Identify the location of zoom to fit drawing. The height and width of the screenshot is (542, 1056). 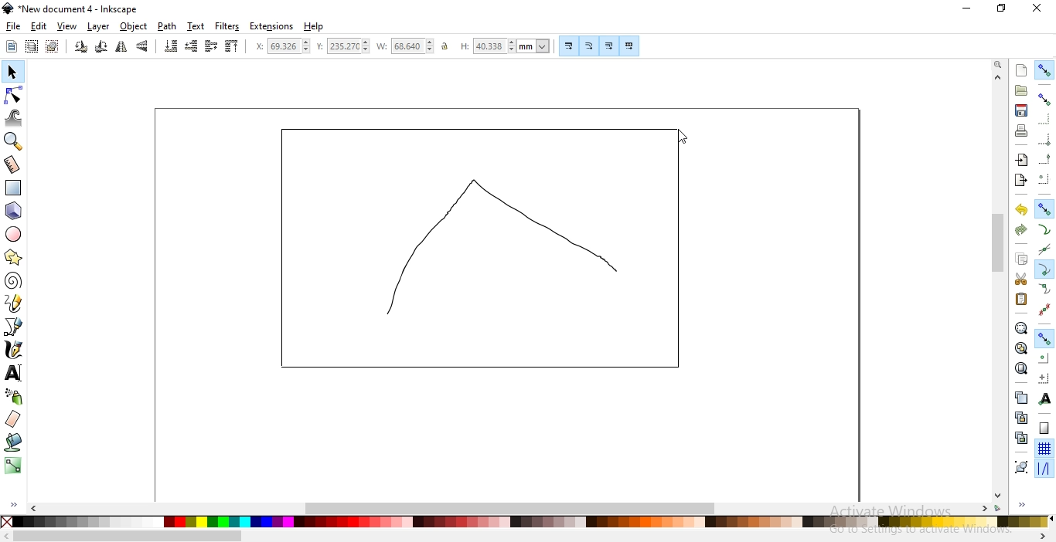
(1020, 347).